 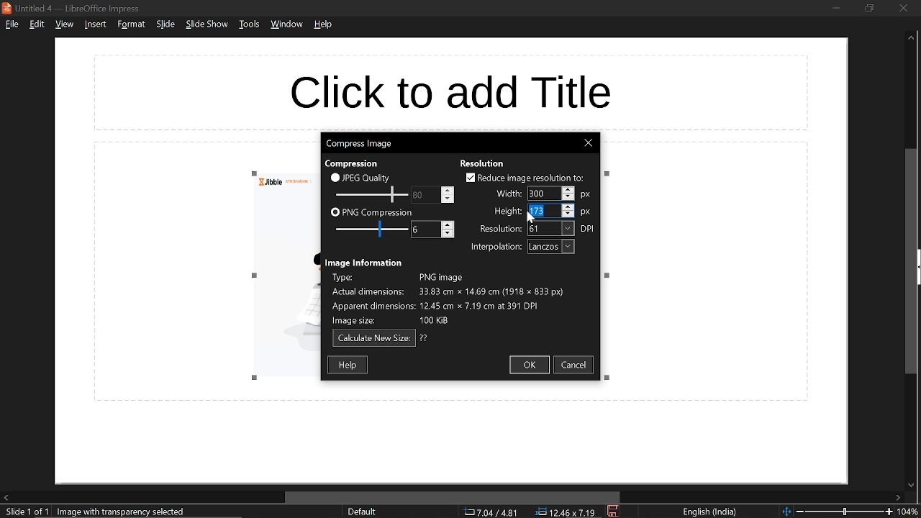 What do you see at coordinates (491, 512) in the screenshot?
I see `co-ordinate` at bounding box center [491, 512].